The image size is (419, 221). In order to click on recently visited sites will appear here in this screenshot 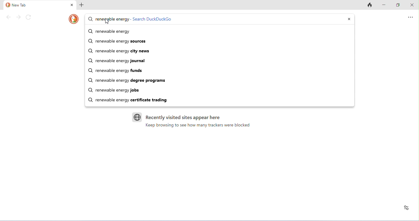, I will do `click(183, 118)`.